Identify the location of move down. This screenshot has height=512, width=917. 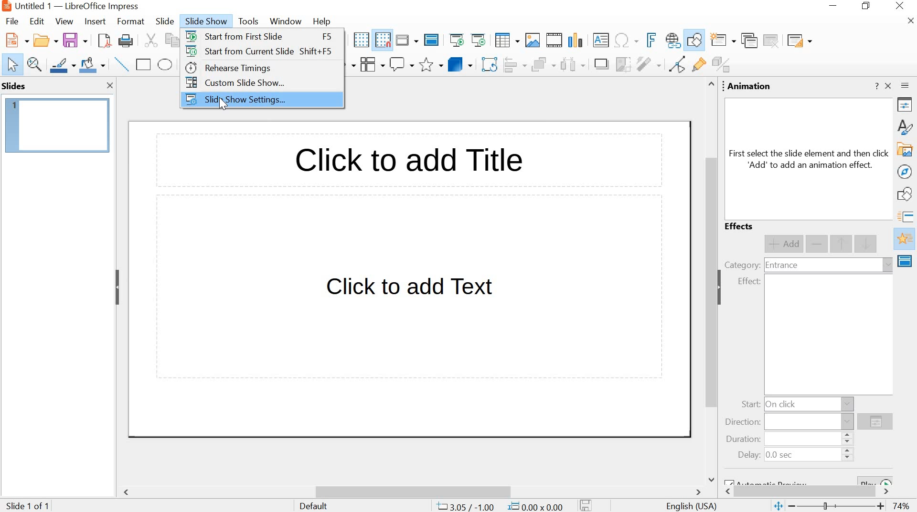
(867, 243).